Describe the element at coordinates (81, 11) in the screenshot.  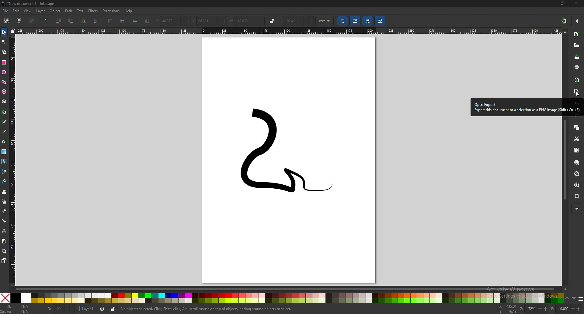
I see `text` at that location.